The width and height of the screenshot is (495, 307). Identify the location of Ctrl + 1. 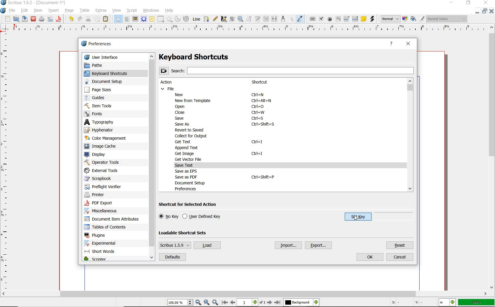
(258, 154).